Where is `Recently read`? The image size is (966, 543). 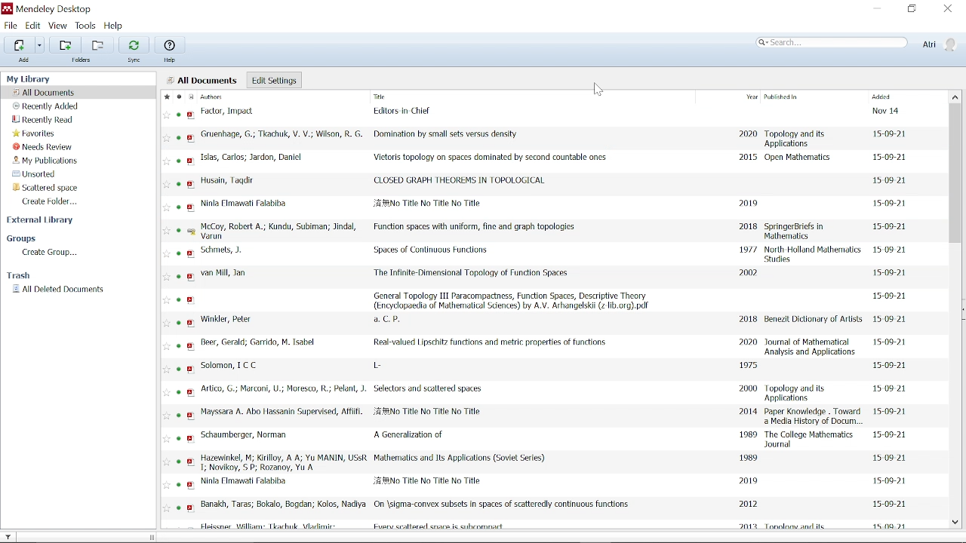 Recently read is located at coordinates (45, 119).